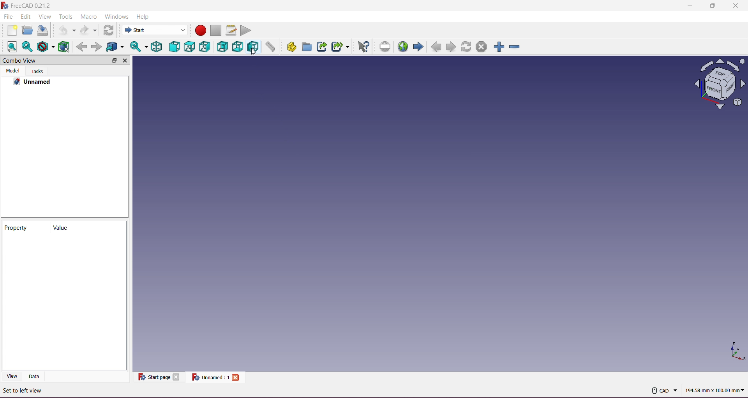 The height and width of the screenshot is (398, 748). What do you see at coordinates (23, 391) in the screenshot?
I see `Set to left view` at bounding box center [23, 391].